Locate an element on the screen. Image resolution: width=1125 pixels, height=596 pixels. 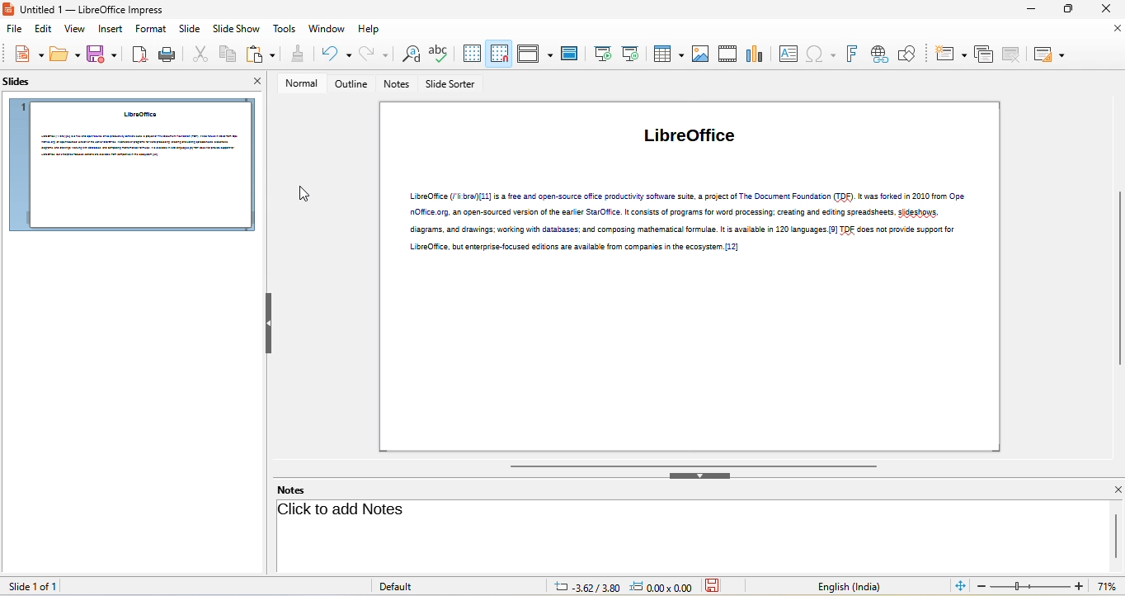
minimize is located at coordinates (1033, 10).